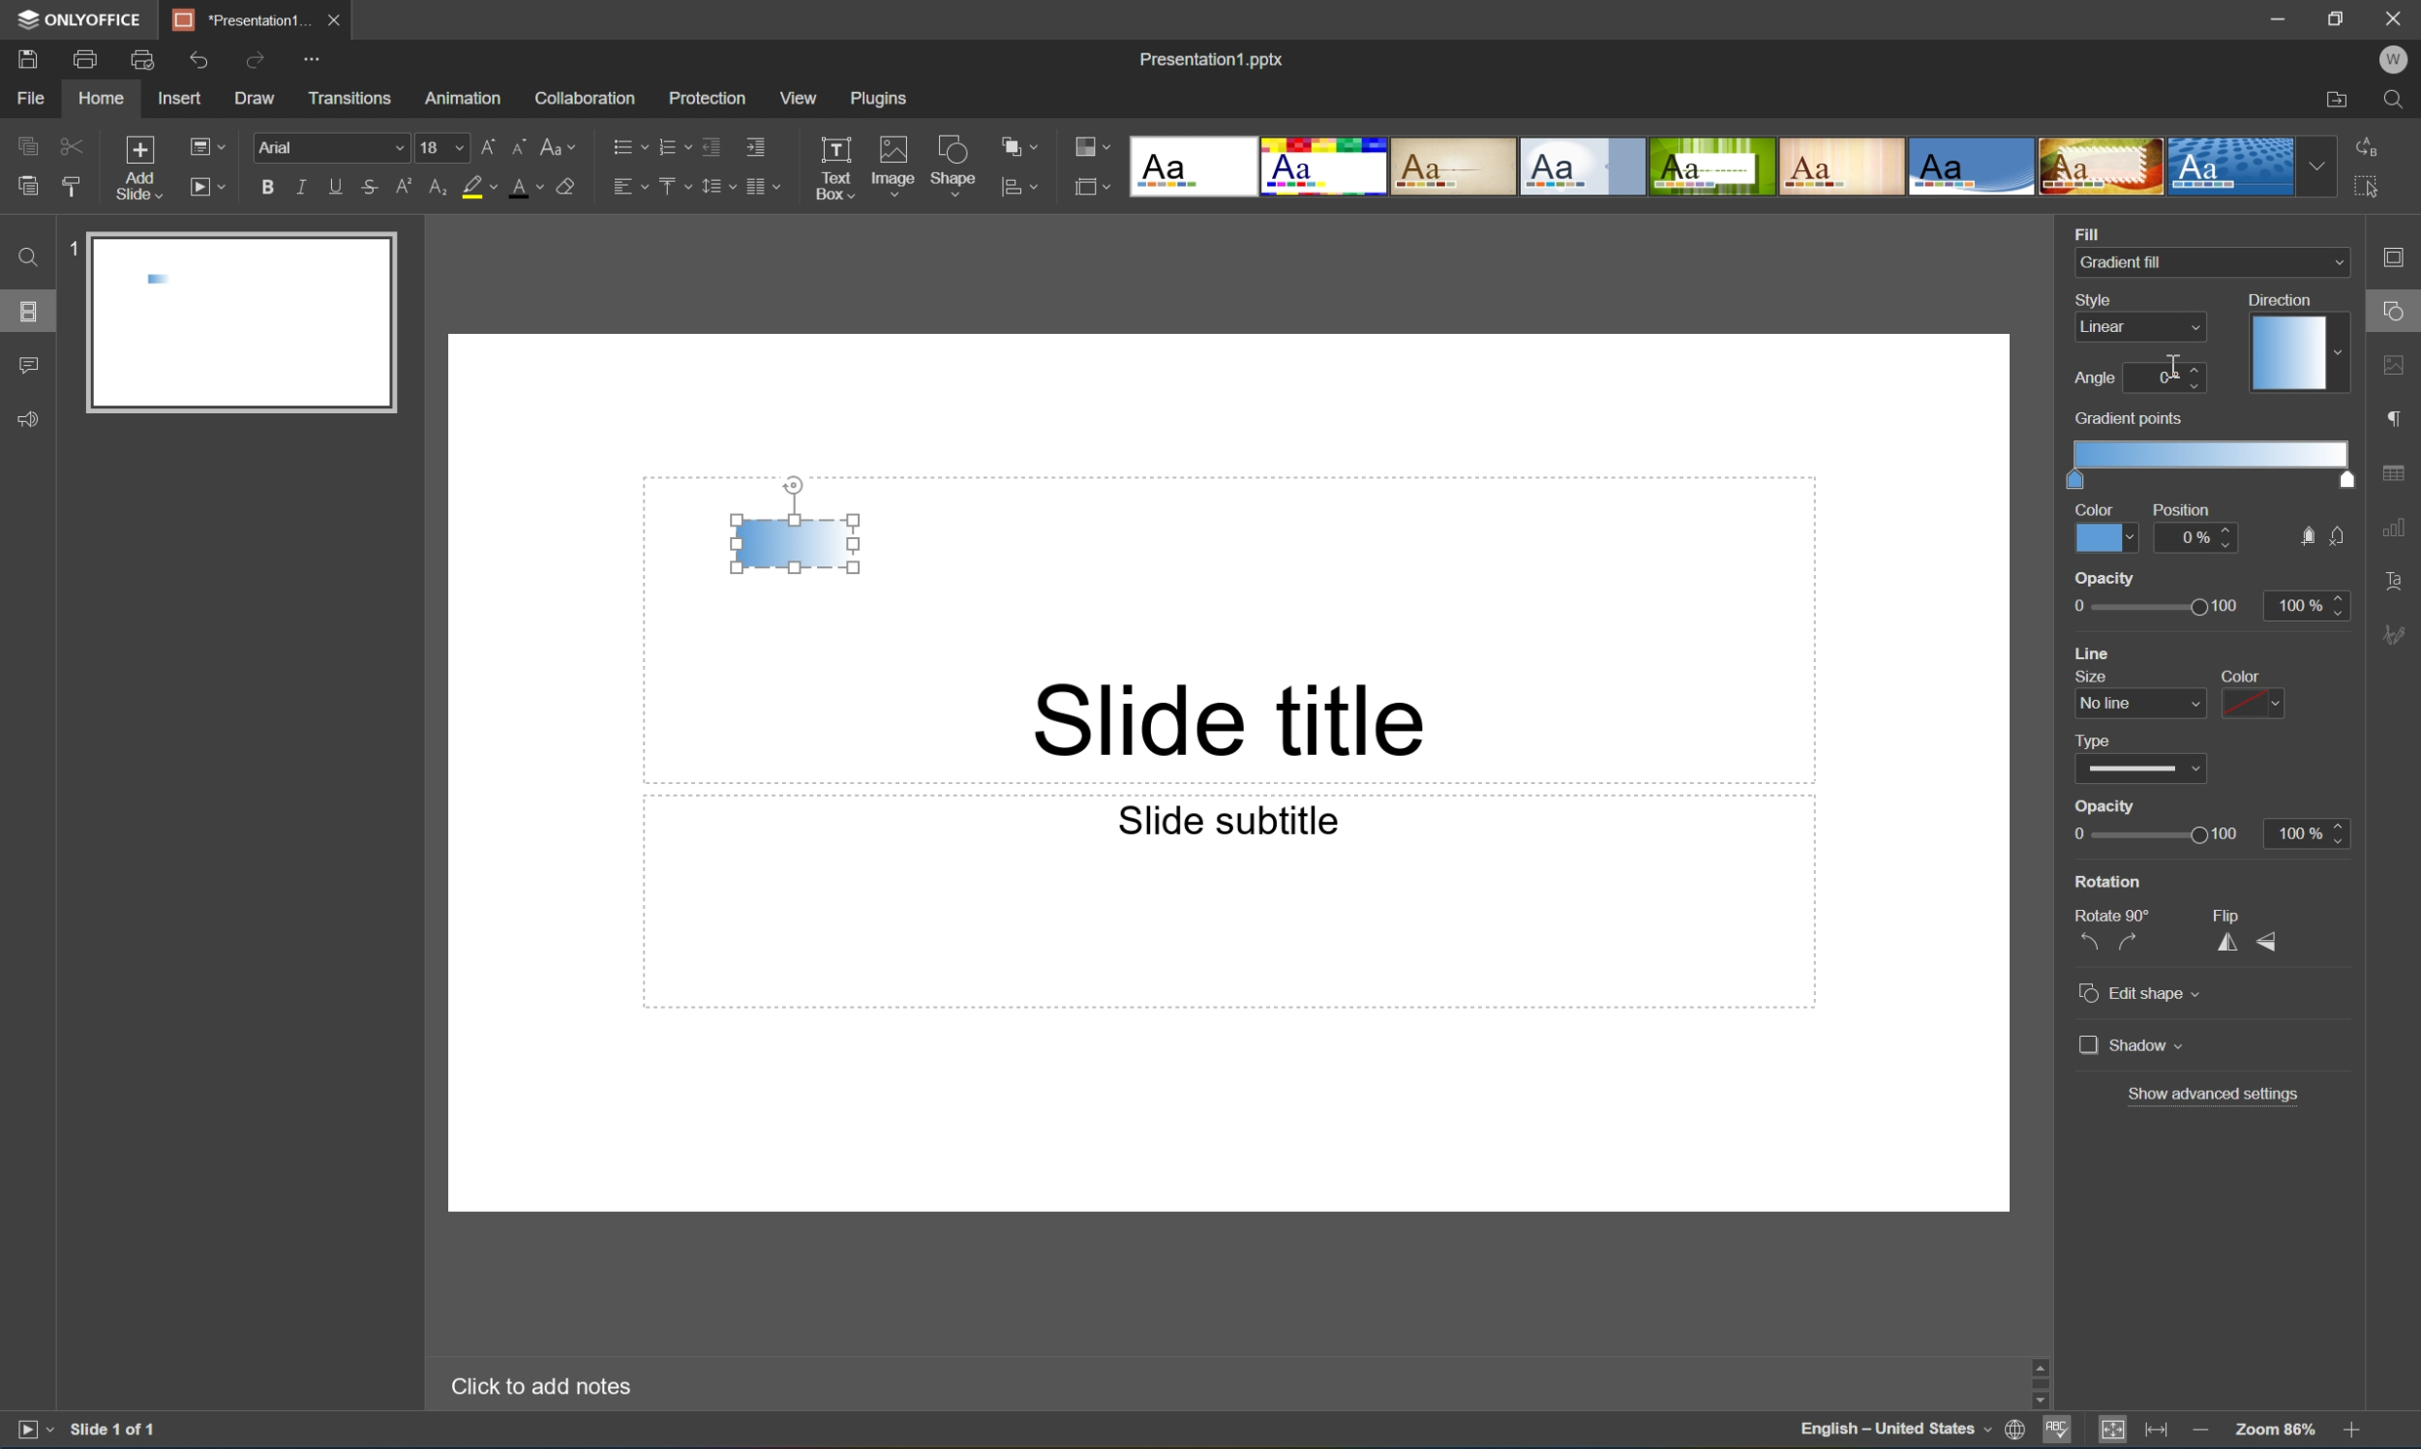 Image resolution: width=2421 pixels, height=1449 pixels. I want to click on Change slide layout, so click(203, 144).